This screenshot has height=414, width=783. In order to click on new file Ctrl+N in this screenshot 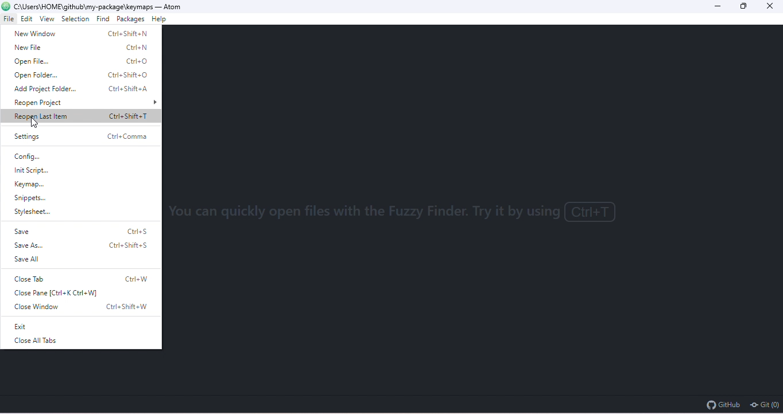, I will do `click(82, 47)`.